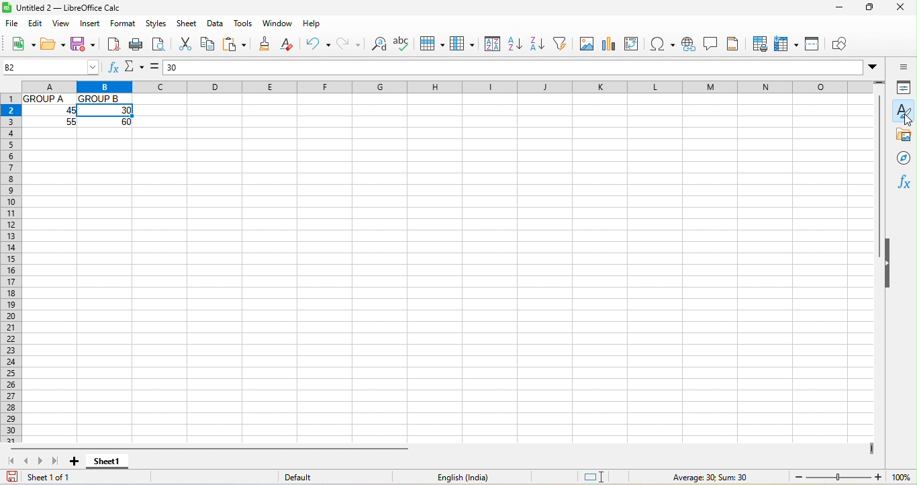  I want to click on average 30 ; sum 30, so click(704, 478).